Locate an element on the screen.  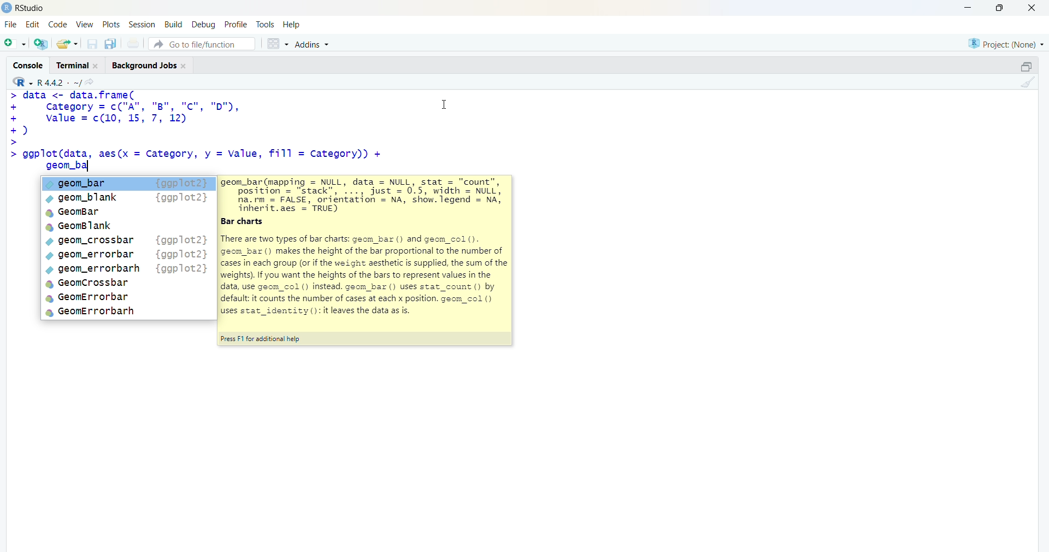
minimize is located at coordinates (971, 8).